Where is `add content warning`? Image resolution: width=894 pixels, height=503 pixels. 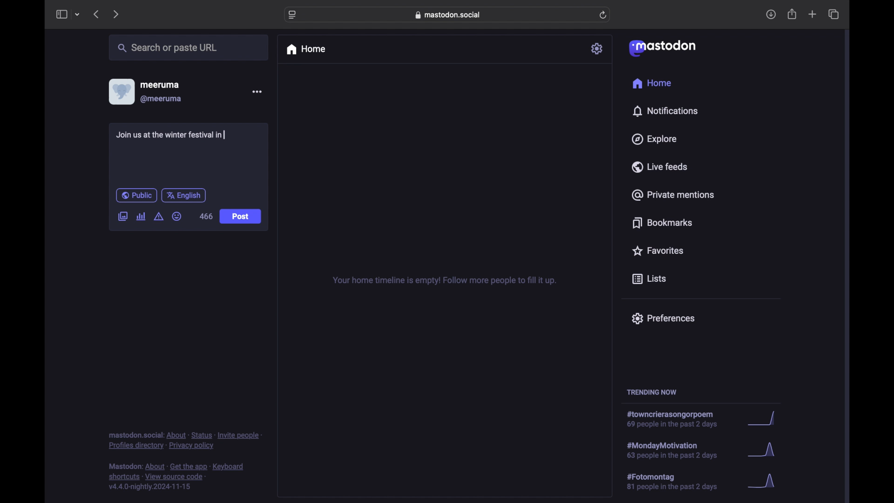 add content warning is located at coordinates (158, 217).